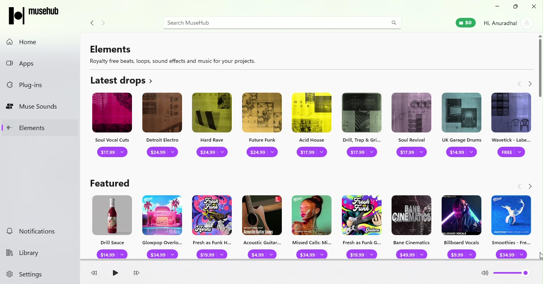 This screenshot has width=543, height=284. What do you see at coordinates (394, 22) in the screenshot?
I see `search` at bounding box center [394, 22].